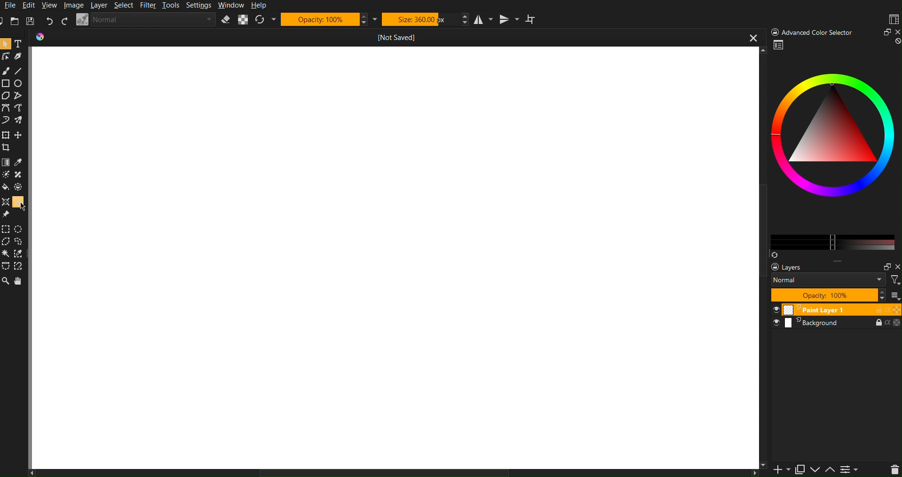 Image resolution: width=902 pixels, height=477 pixels. What do you see at coordinates (854, 469) in the screenshot?
I see `Settings` at bounding box center [854, 469].